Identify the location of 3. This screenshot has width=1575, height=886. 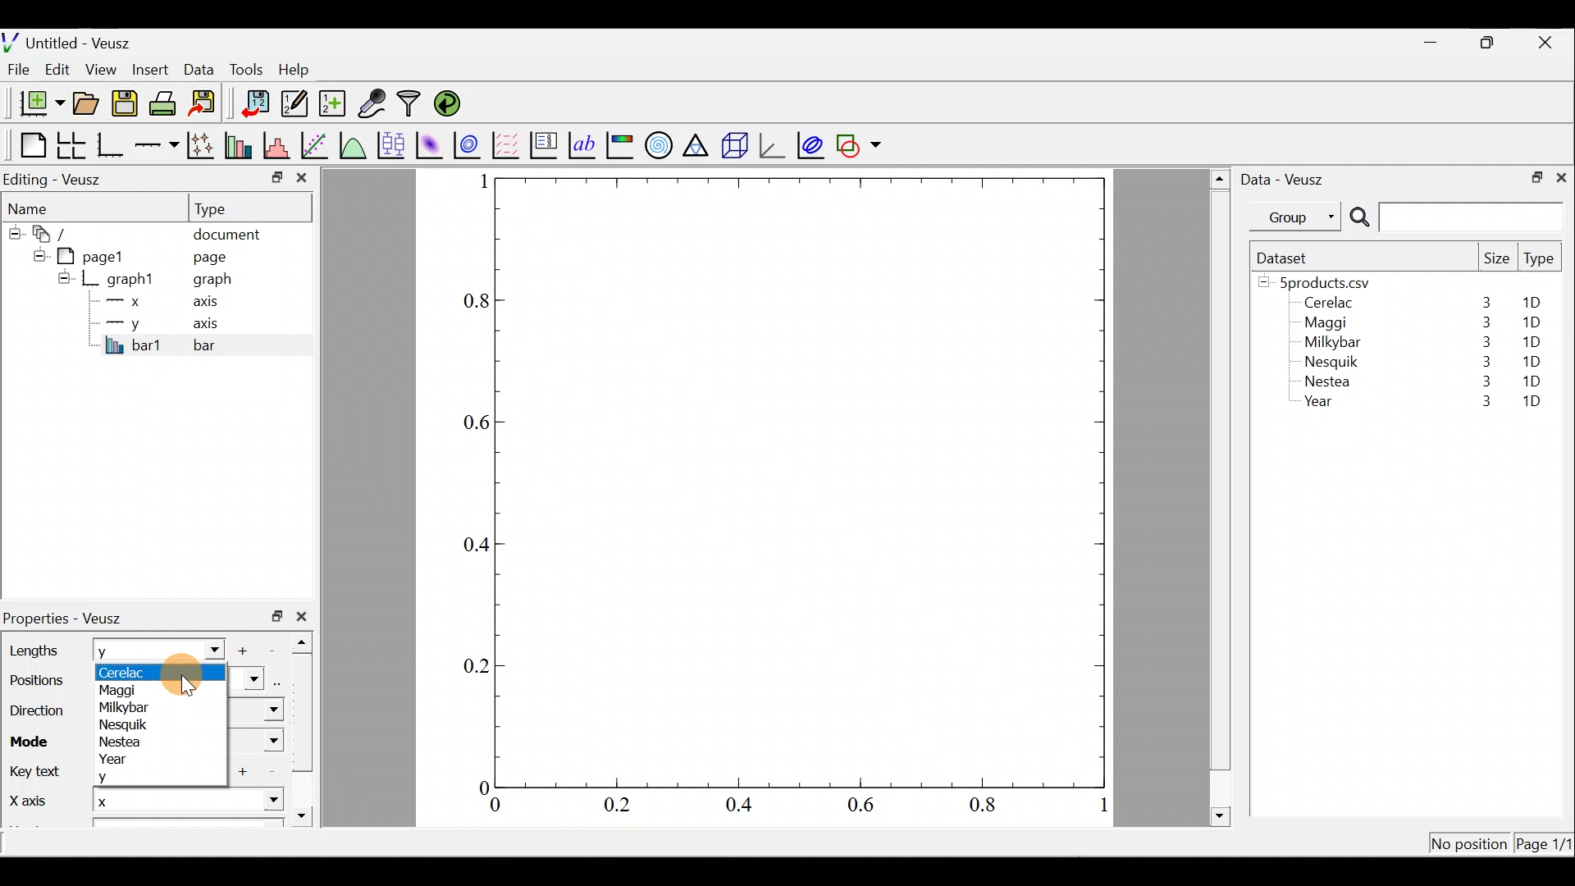
(1485, 302).